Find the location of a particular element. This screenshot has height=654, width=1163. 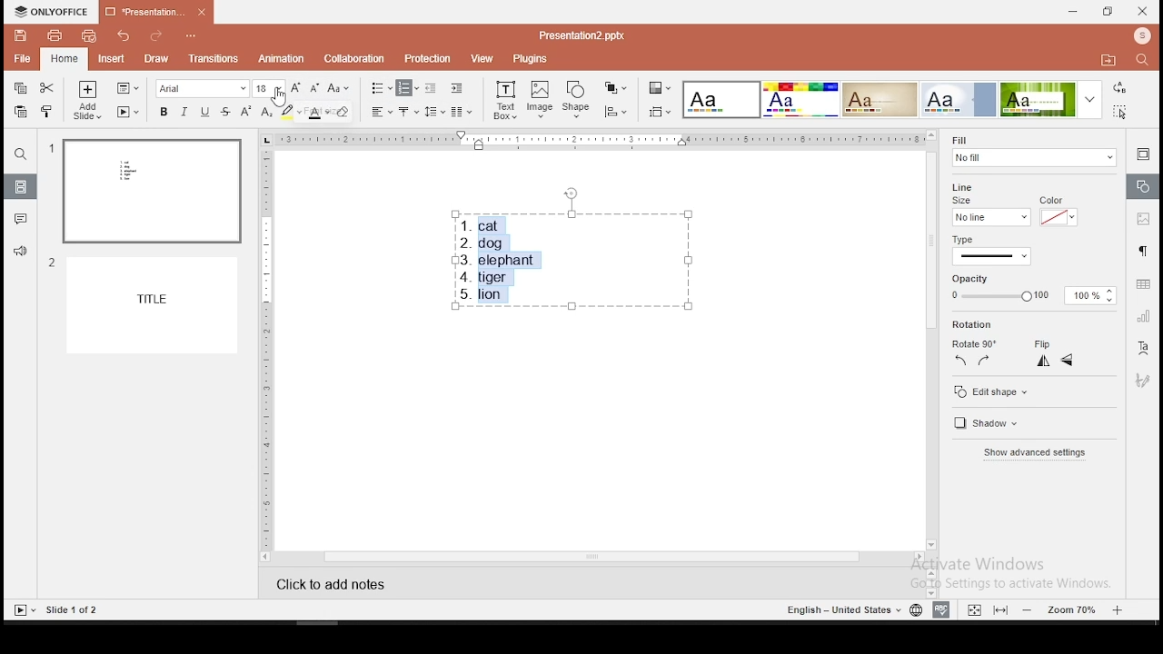

select all is located at coordinates (1121, 114).